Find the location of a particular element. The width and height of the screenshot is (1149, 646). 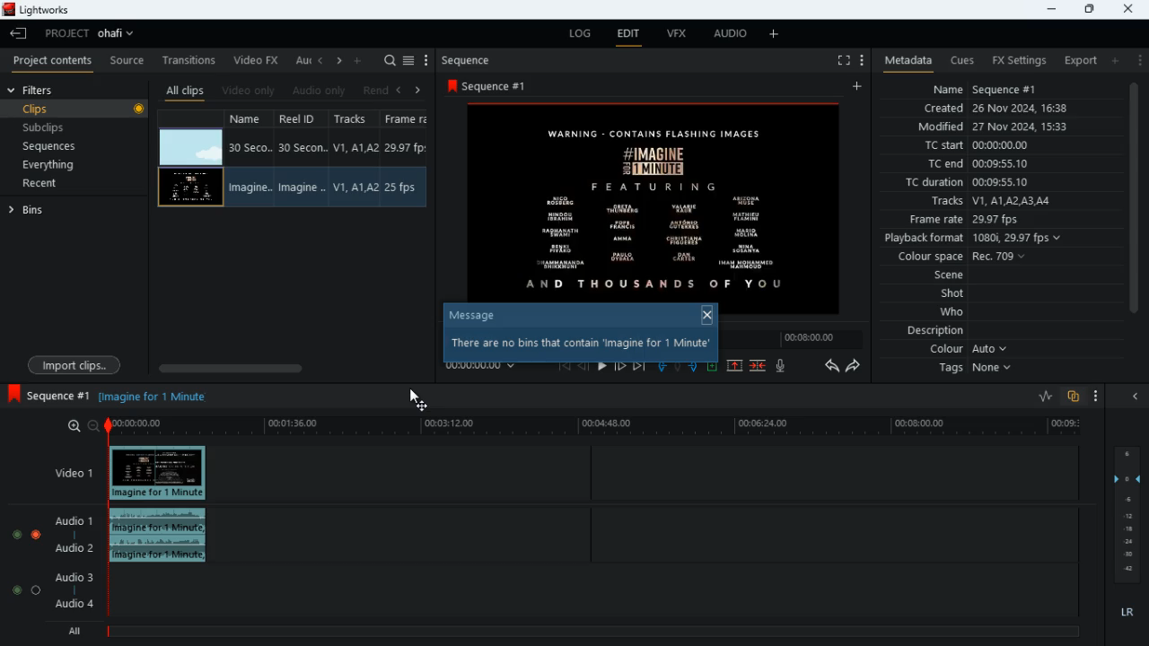

menu is located at coordinates (862, 58).